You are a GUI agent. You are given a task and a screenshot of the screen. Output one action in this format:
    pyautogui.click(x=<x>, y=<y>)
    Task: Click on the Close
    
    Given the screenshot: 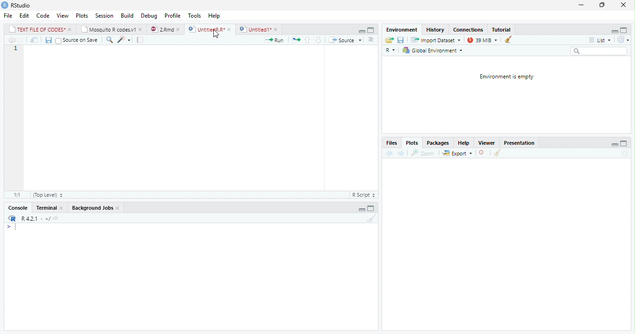 What is the action you would take?
    pyautogui.click(x=623, y=5)
    